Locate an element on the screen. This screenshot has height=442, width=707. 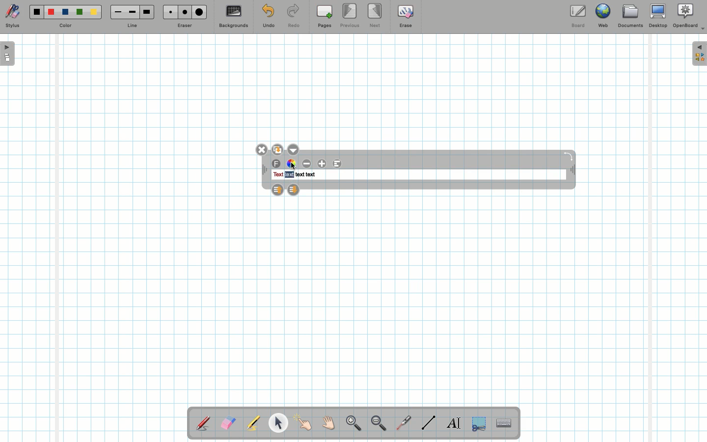
Backgrounds is located at coordinates (233, 17).